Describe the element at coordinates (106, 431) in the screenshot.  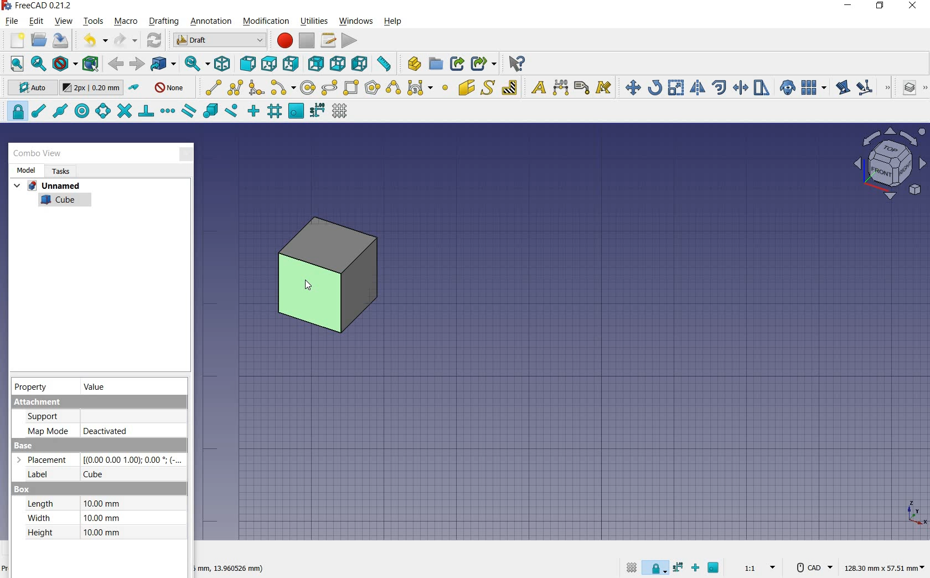
I see `deactivated` at that location.